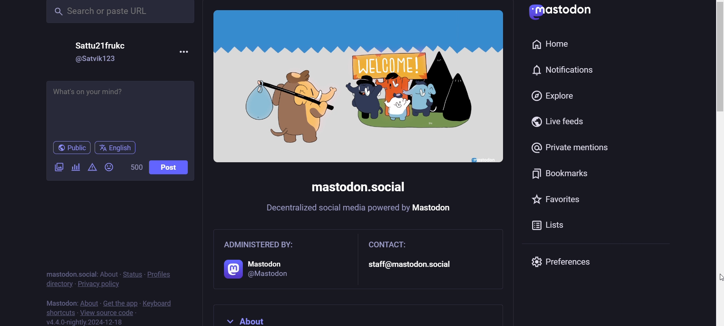  Describe the element at coordinates (568, 69) in the screenshot. I see `notification` at that location.